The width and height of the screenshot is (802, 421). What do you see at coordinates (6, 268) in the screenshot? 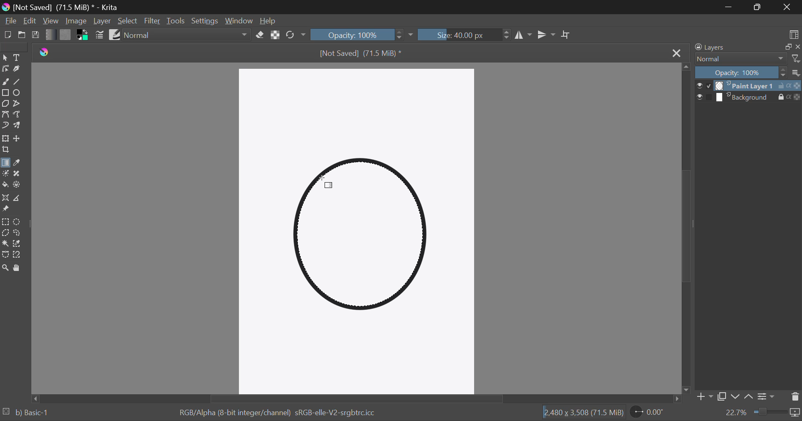
I see `Zoom` at bounding box center [6, 268].